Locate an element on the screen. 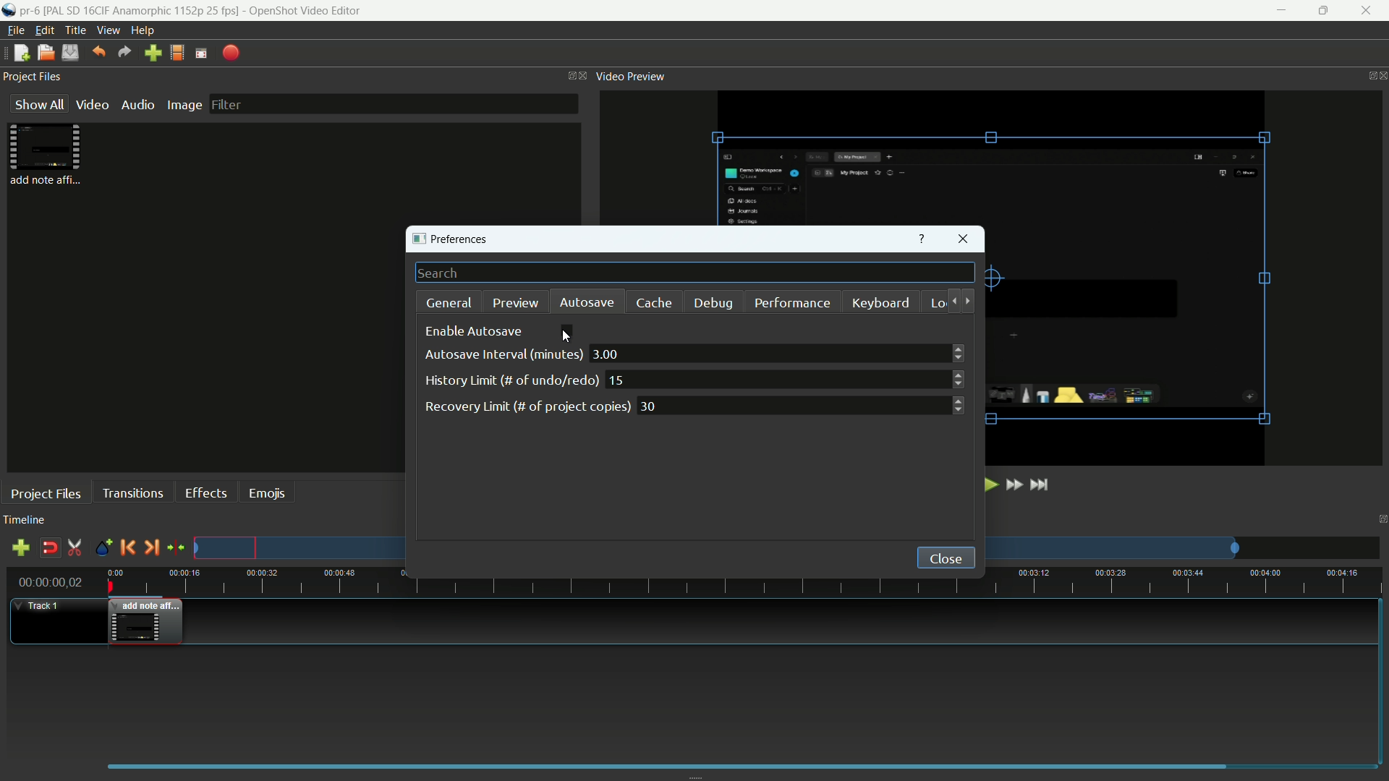 The image size is (1389, 781). cache is located at coordinates (653, 304).